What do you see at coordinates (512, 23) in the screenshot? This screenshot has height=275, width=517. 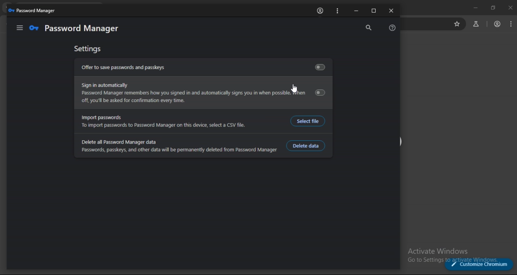 I see `menu` at bounding box center [512, 23].